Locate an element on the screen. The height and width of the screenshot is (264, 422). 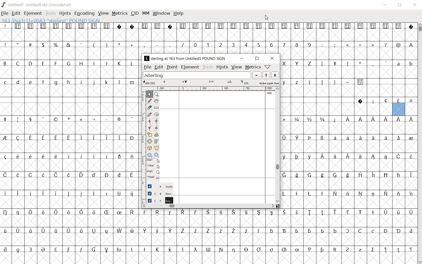
! is located at coordinates (6, 44).